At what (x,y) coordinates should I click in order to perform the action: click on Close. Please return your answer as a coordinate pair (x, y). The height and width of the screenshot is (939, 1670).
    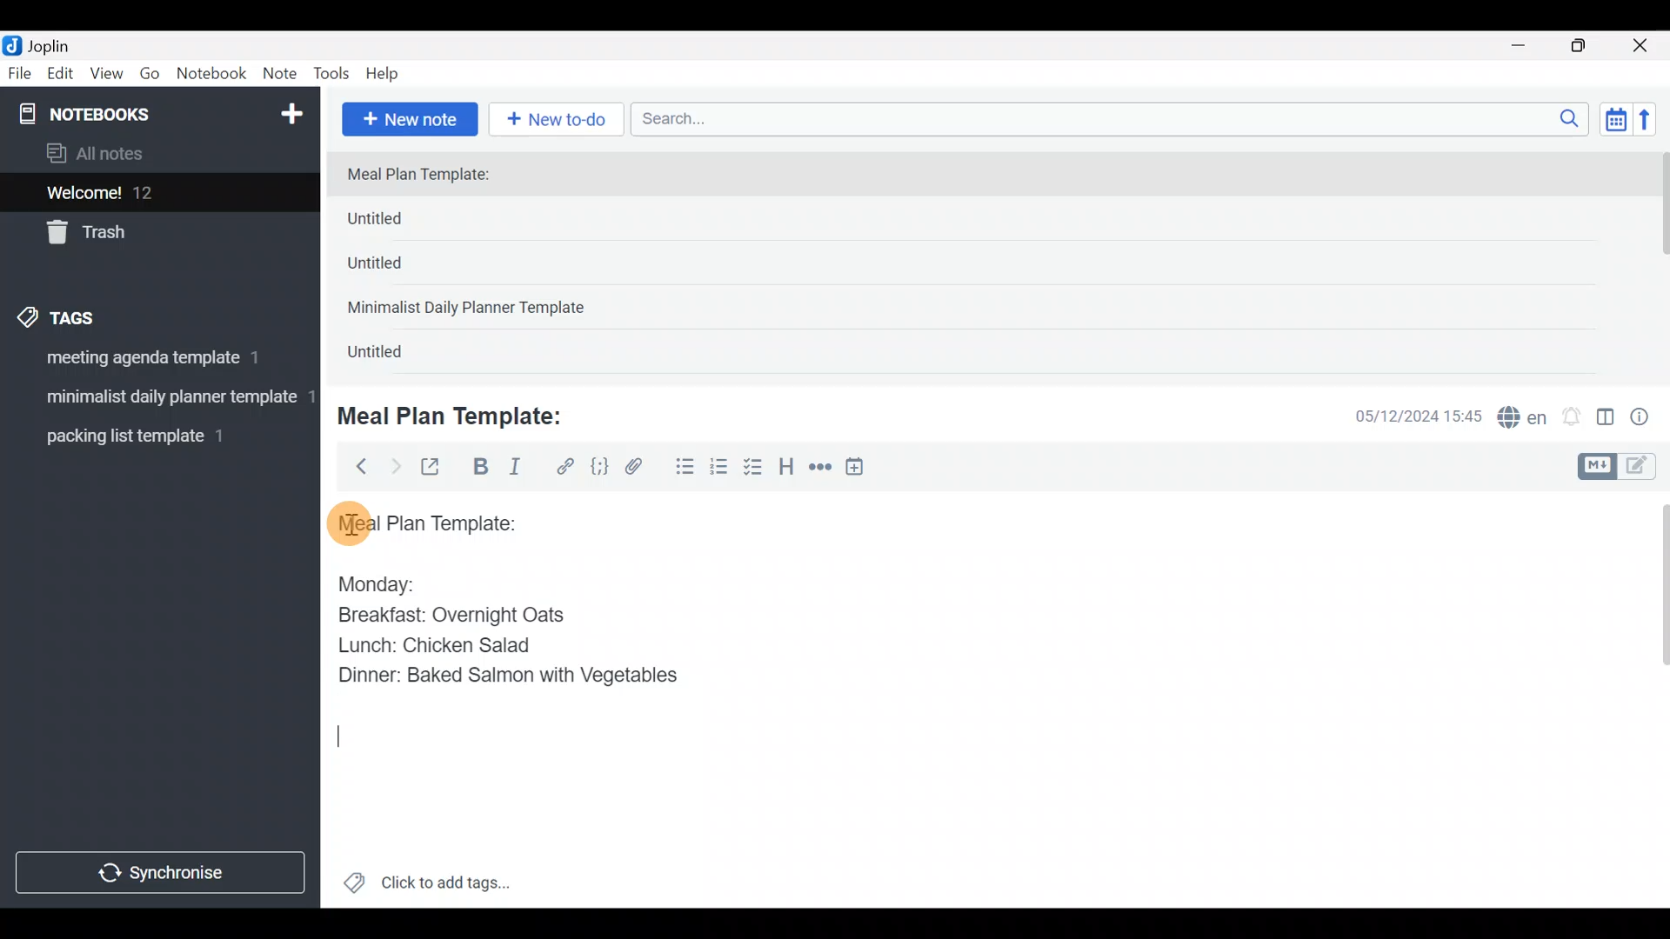
    Looking at the image, I should click on (1643, 47).